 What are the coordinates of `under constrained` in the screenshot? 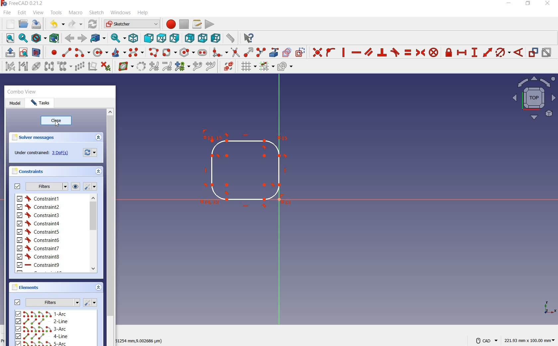 It's located at (44, 153).